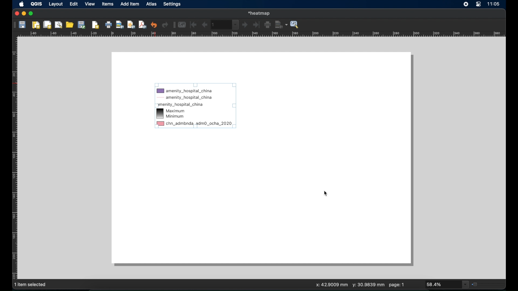  I want to click on add items from template, so click(70, 25).